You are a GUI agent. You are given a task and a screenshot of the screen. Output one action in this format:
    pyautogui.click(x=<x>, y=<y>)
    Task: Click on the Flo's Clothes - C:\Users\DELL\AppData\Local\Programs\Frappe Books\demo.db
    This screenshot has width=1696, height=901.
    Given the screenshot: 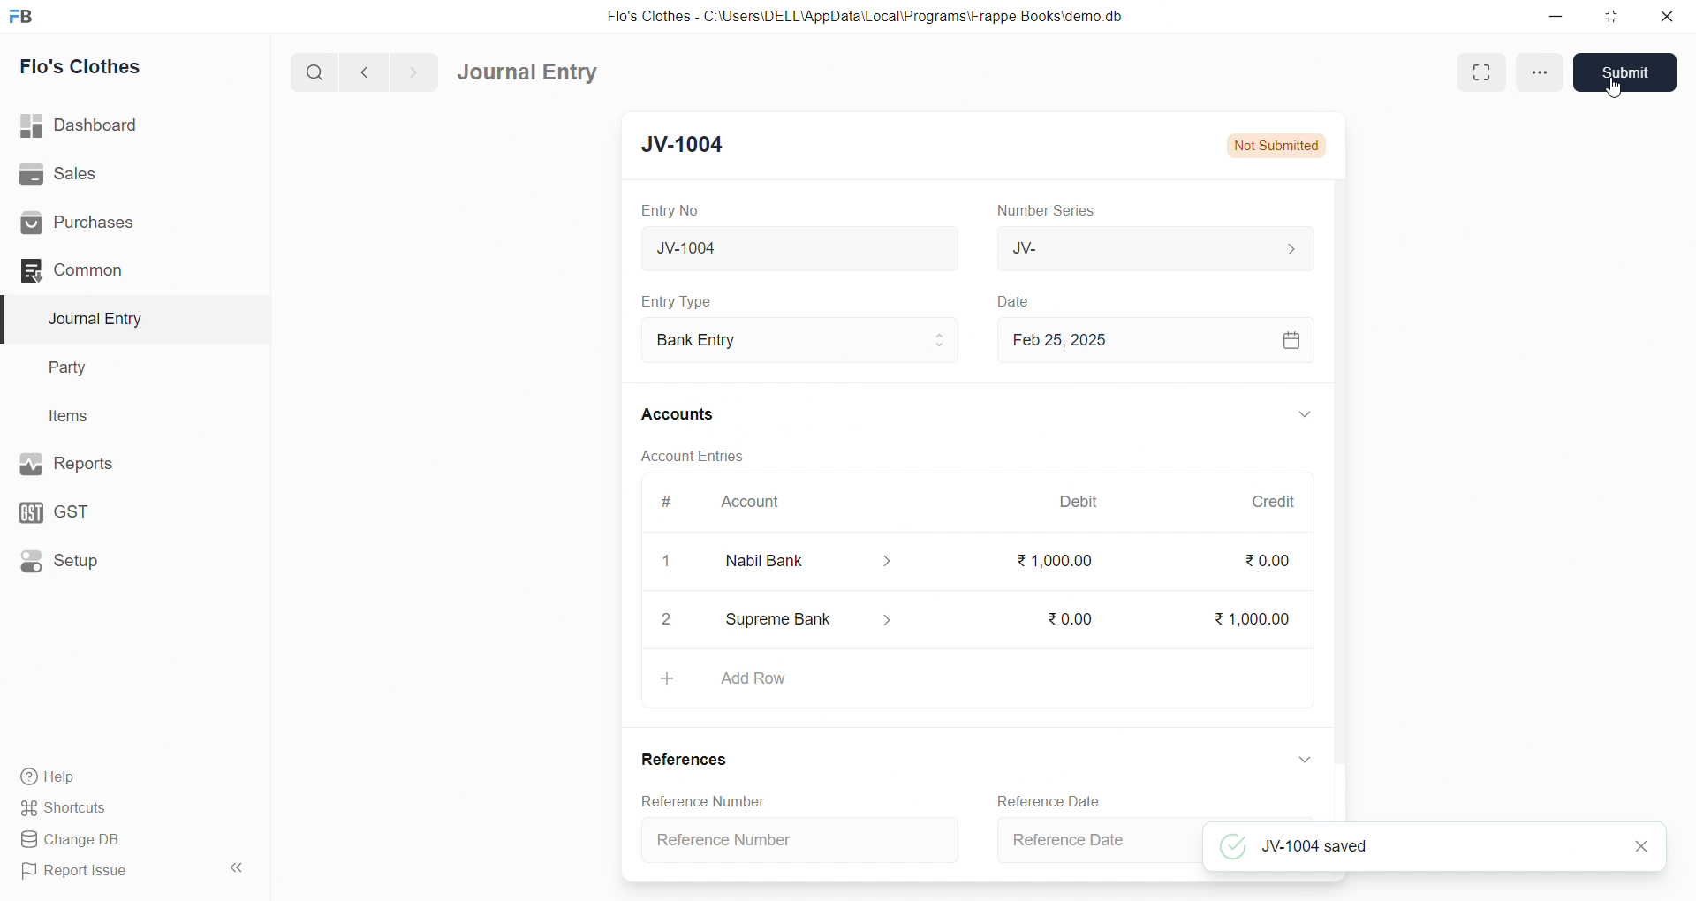 What is the action you would take?
    pyautogui.click(x=878, y=18)
    